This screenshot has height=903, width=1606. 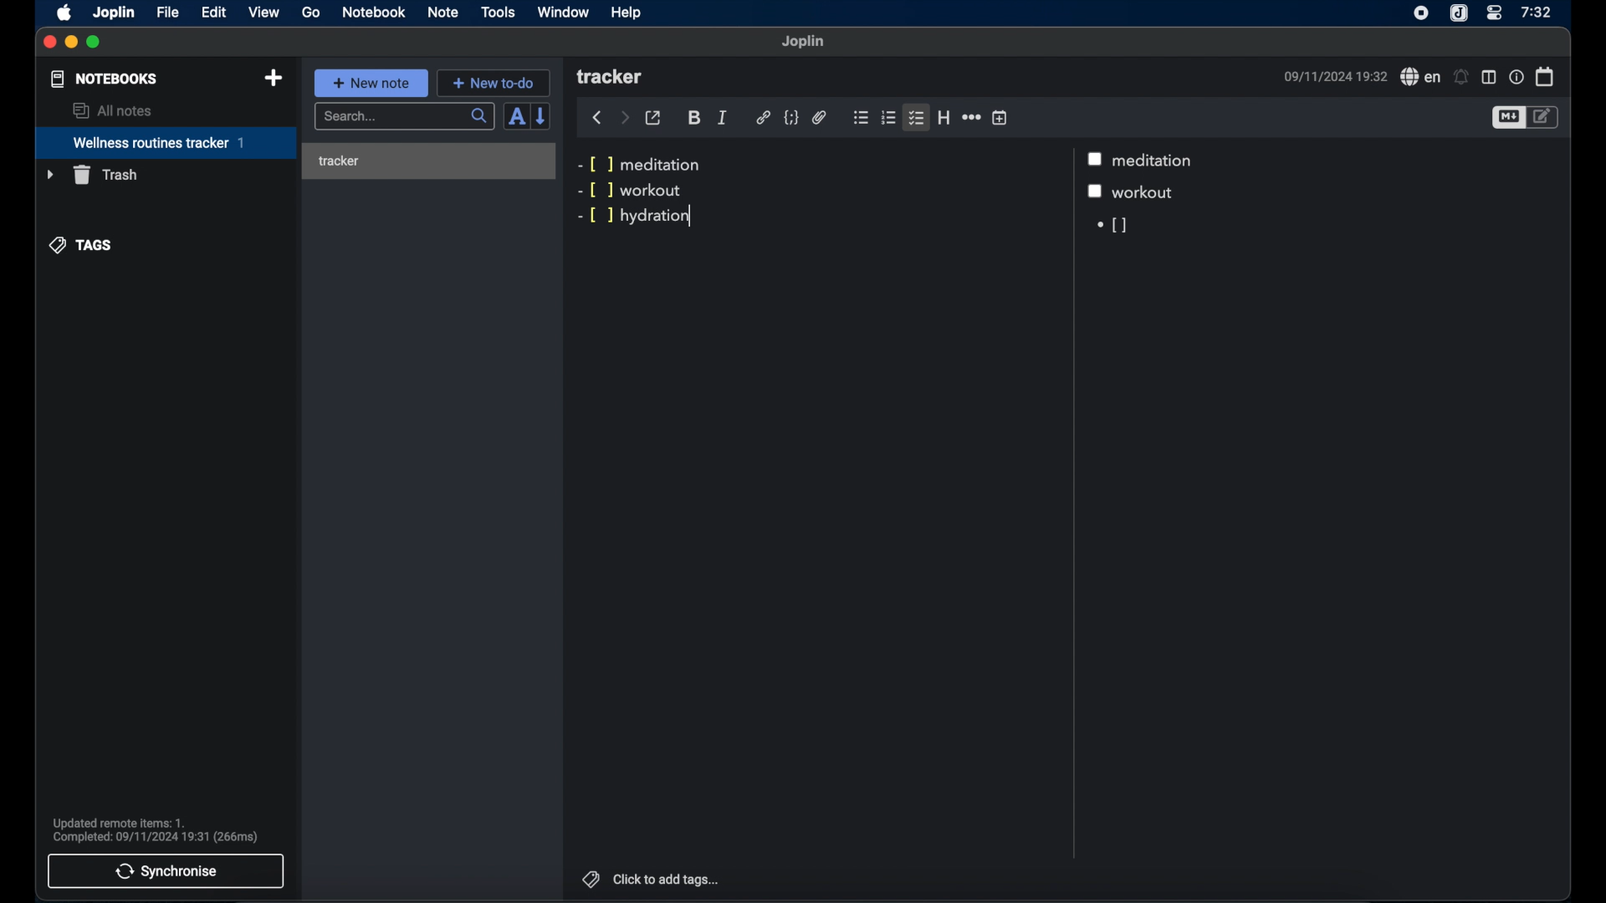 I want to click on edit, so click(x=213, y=13).